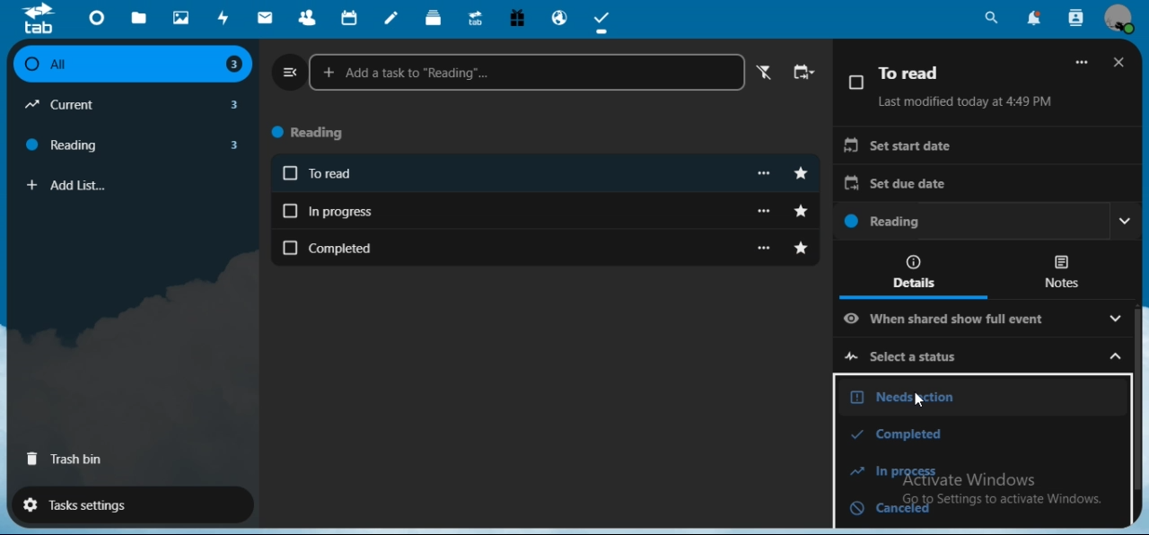 The height and width of the screenshot is (535, 1149). What do you see at coordinates (984, 185) in the screenshot?
I see `set due date` at bounding box center [984, 185].